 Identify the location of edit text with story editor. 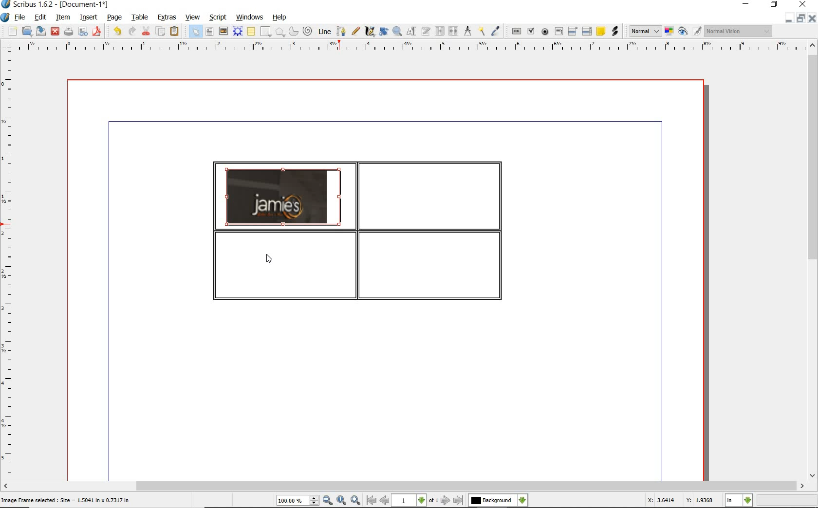
(426, 31).